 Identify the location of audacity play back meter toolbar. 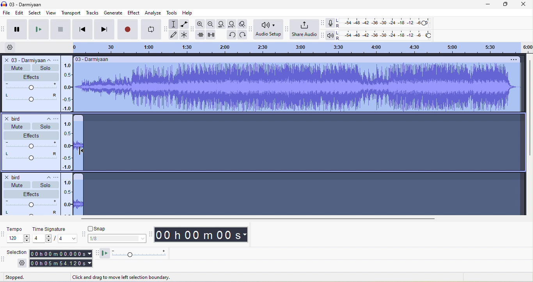
(323, 35).